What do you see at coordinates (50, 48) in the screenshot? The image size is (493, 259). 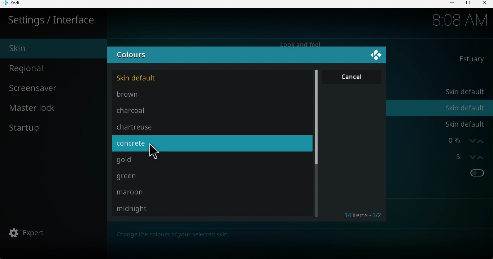 I see `Skin` at bounding box center [50, 48].